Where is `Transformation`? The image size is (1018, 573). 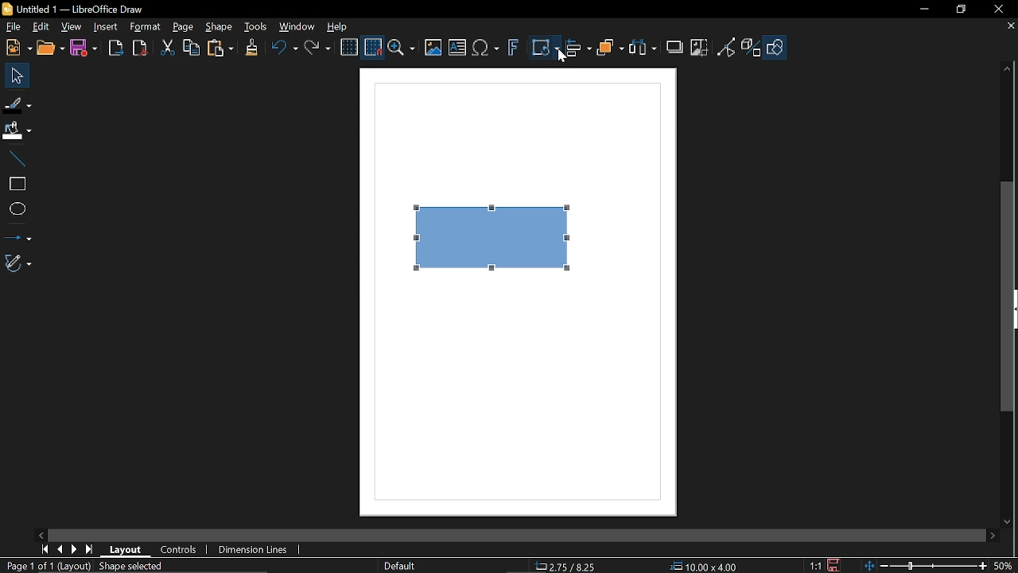 Transformation is located at coordinates (545, 49).